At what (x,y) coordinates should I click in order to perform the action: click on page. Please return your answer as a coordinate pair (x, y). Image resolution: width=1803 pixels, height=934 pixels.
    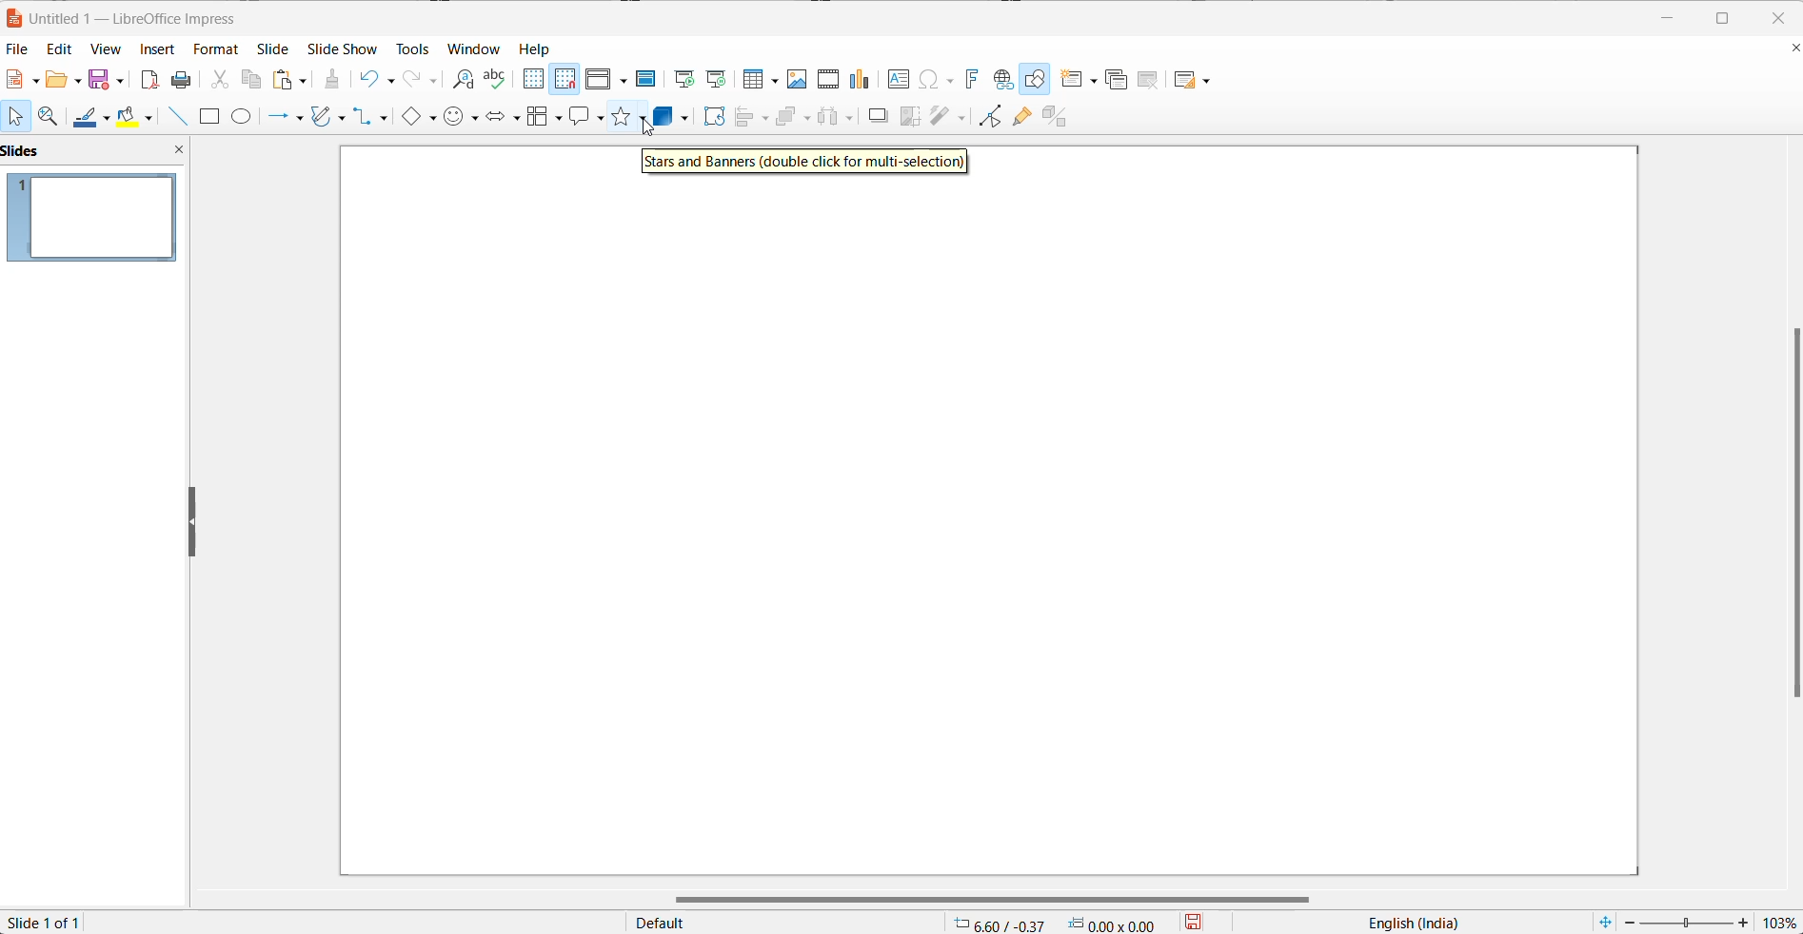
    Looking at the image, I should click on (984, 526).